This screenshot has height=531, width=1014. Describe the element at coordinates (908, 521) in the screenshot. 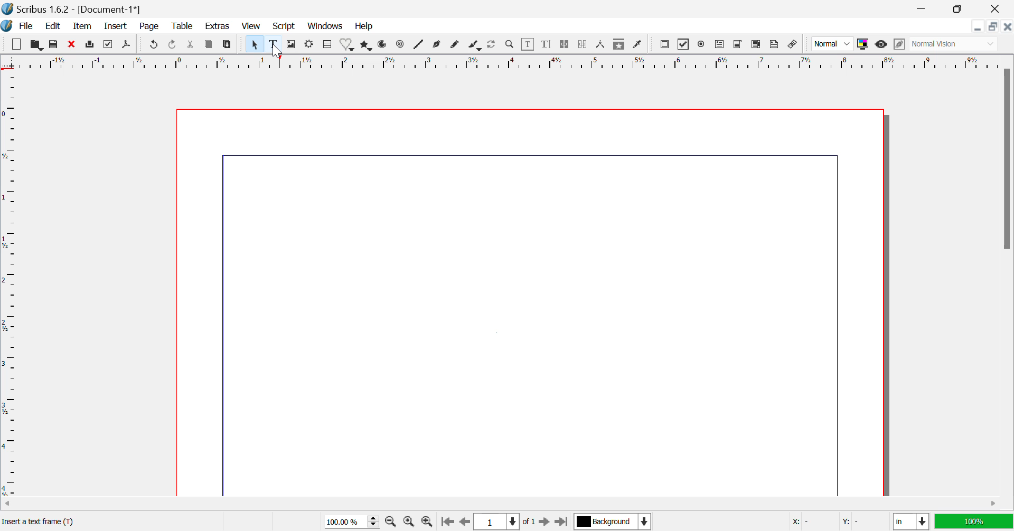

I see `in` at that location.